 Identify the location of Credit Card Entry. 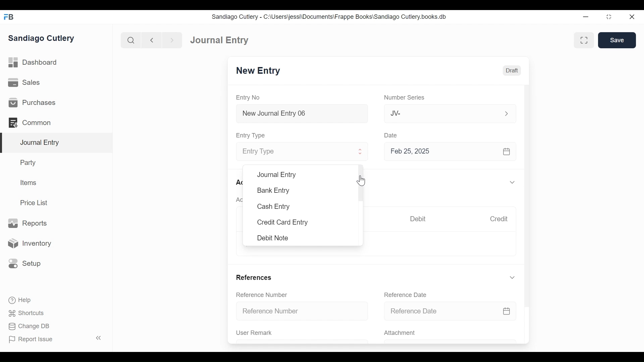
(283, 223).